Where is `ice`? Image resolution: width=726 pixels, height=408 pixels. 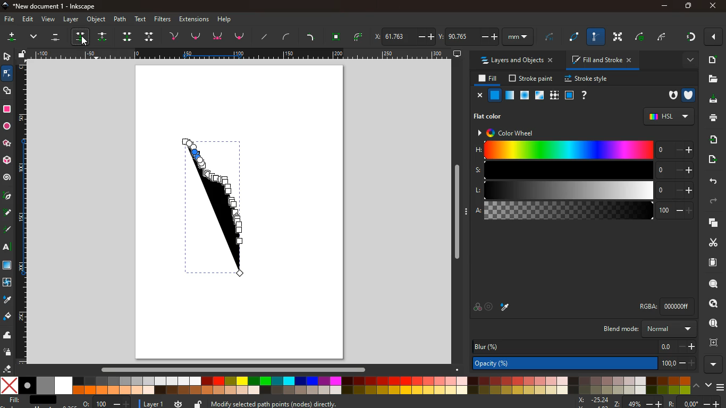
ice is located at coordinates (526, 96).